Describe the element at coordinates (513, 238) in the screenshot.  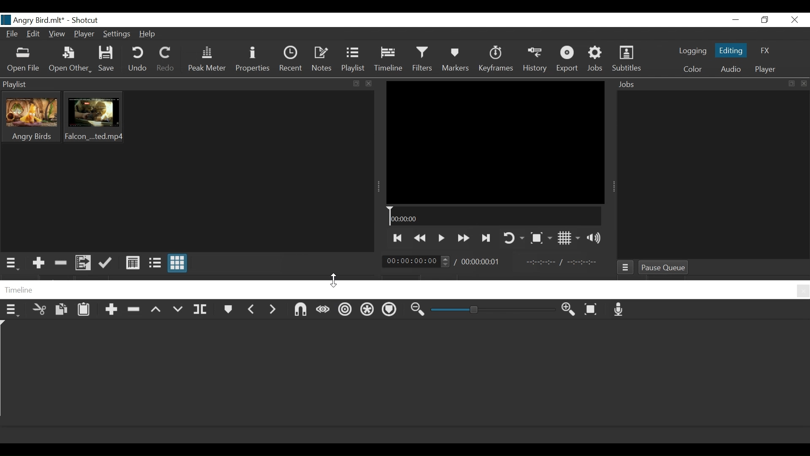
I see `Toggle player on looping` at that location.